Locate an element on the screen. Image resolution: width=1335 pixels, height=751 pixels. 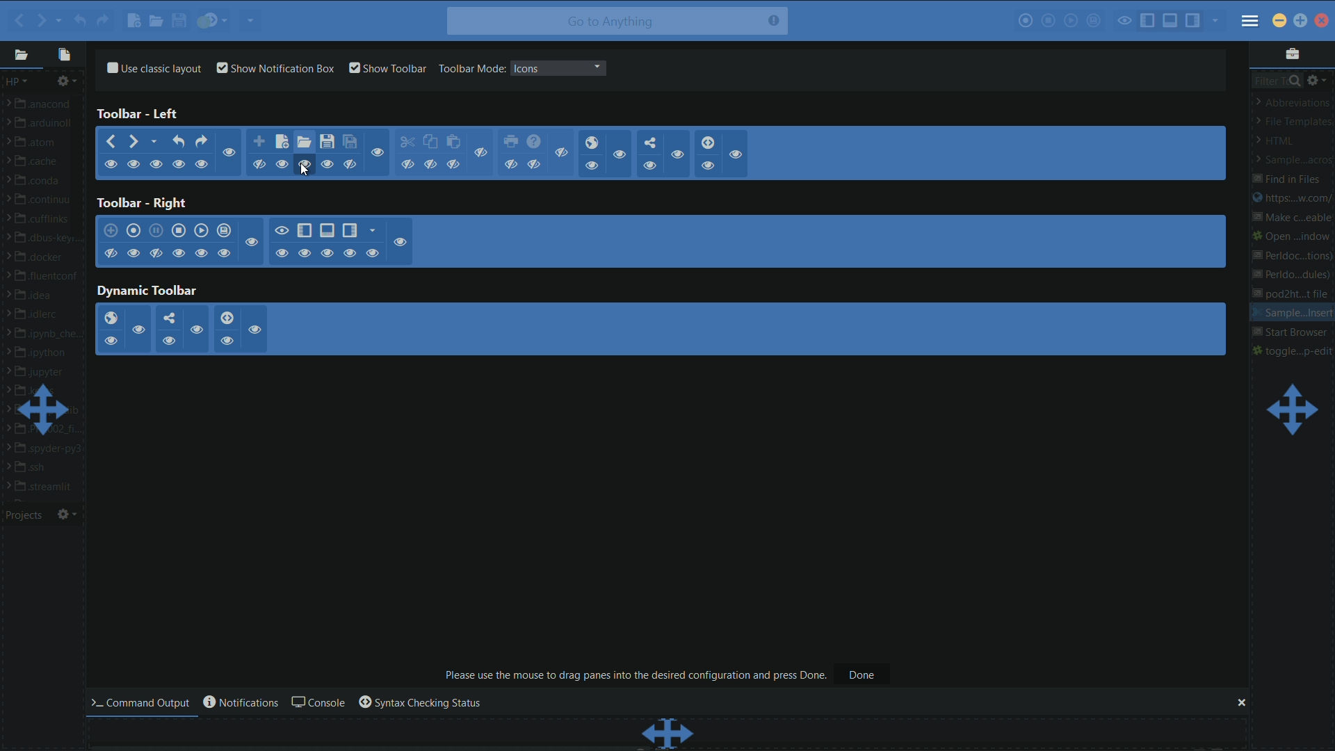
undo is located at coordinates (179, 141).